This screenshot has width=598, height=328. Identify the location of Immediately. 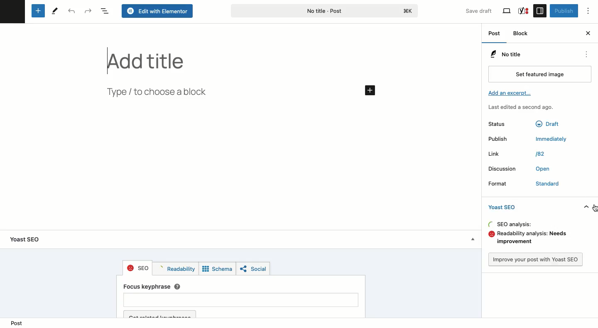
(553, 140).